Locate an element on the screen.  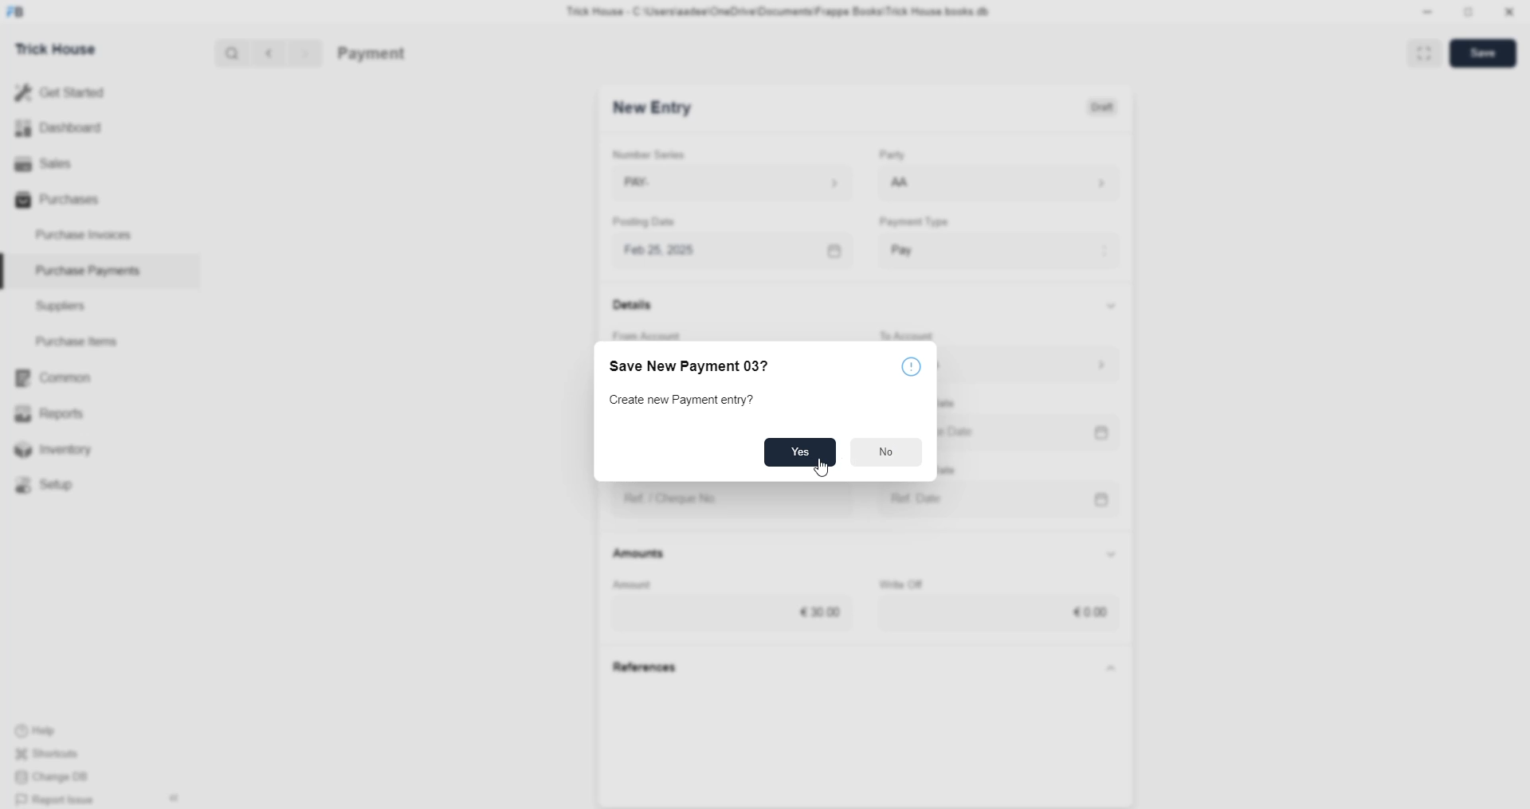
Pay is located at coordinates (932, 246).